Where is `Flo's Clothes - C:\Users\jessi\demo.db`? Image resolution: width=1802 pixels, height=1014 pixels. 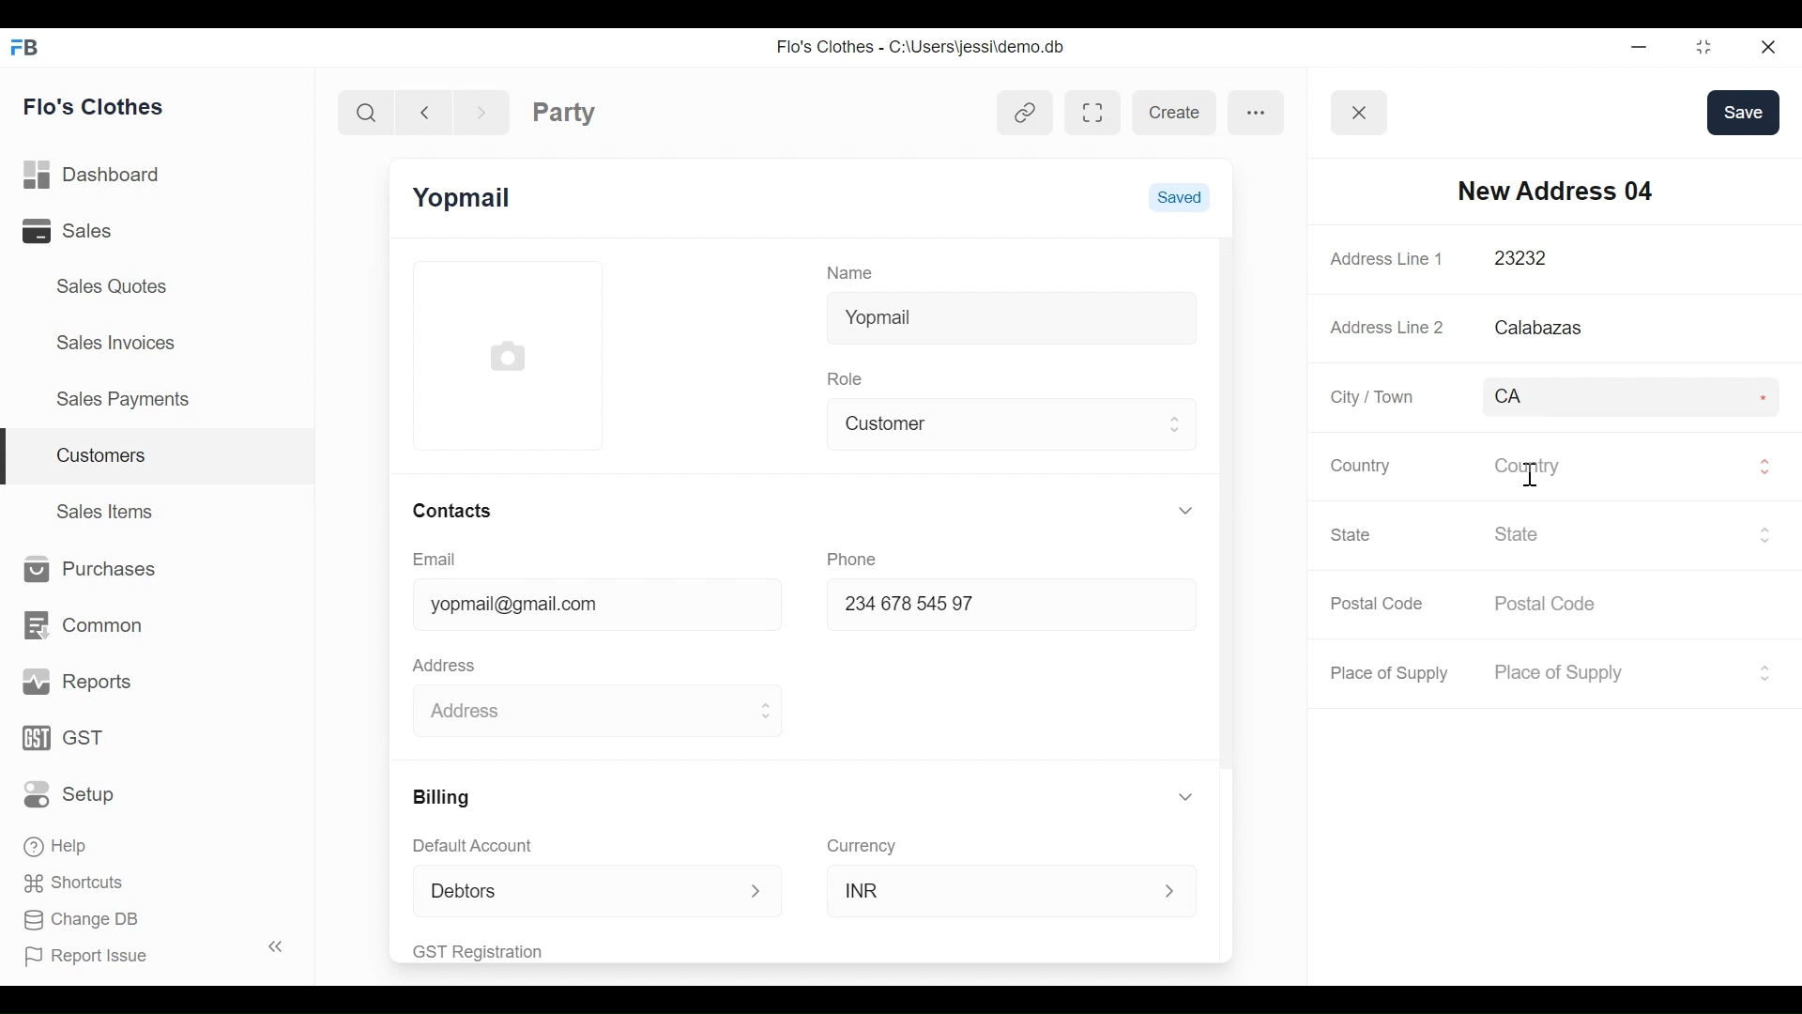
Flo's Clothes - C:\Users\jessi\demo.db is located at coordinates (924, 48).